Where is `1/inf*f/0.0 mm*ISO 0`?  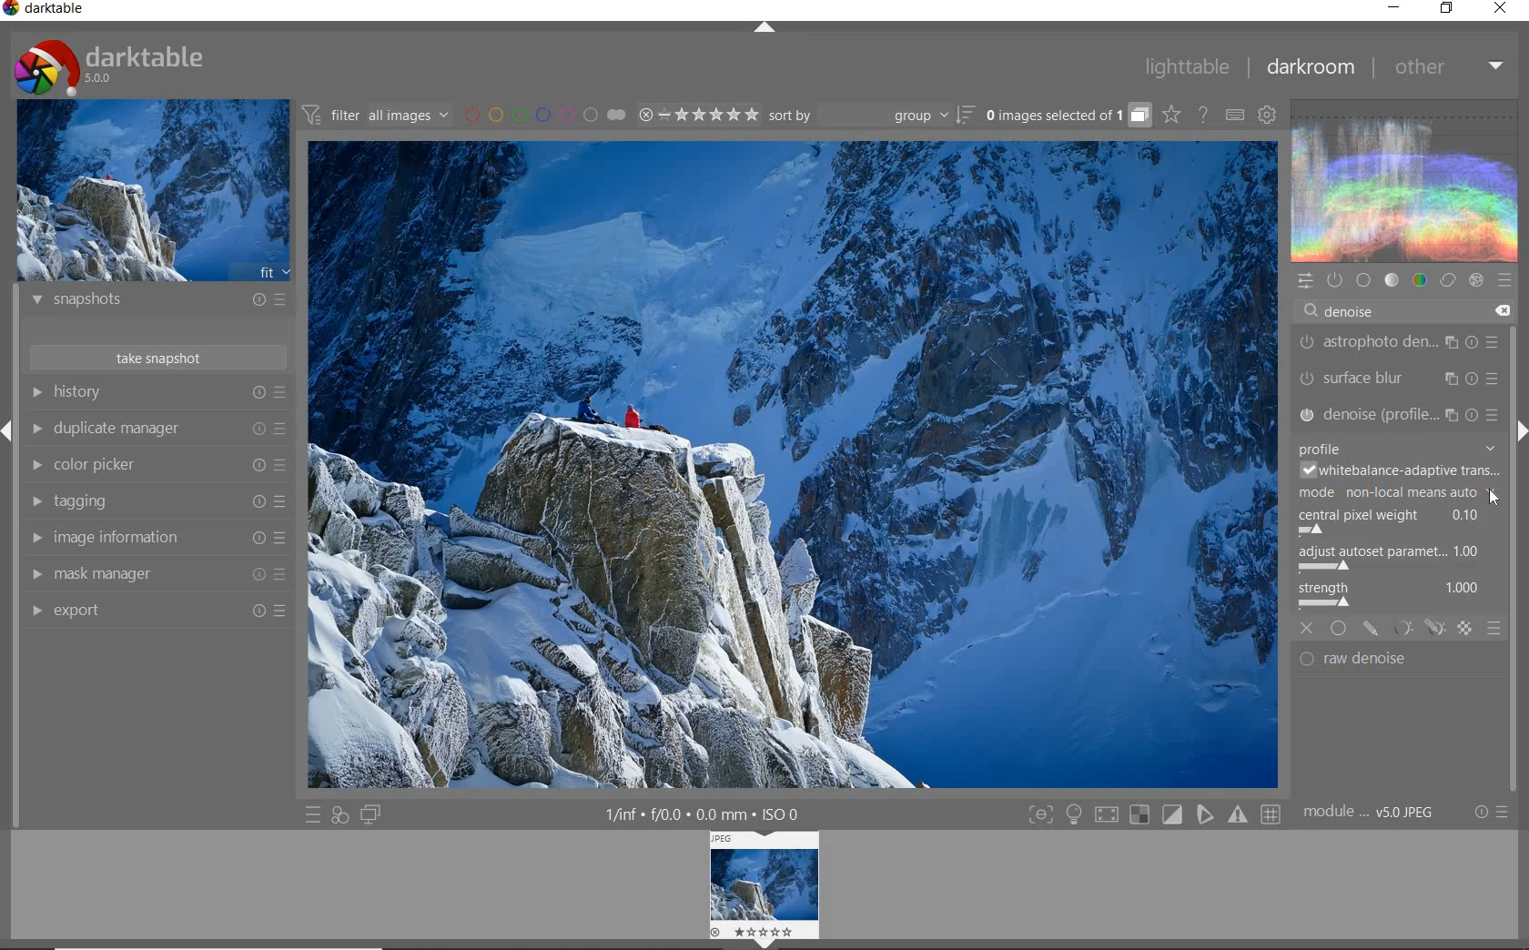 1/inf*f/0.0 mm*ISO 0 is located at coordinates (709, 814).